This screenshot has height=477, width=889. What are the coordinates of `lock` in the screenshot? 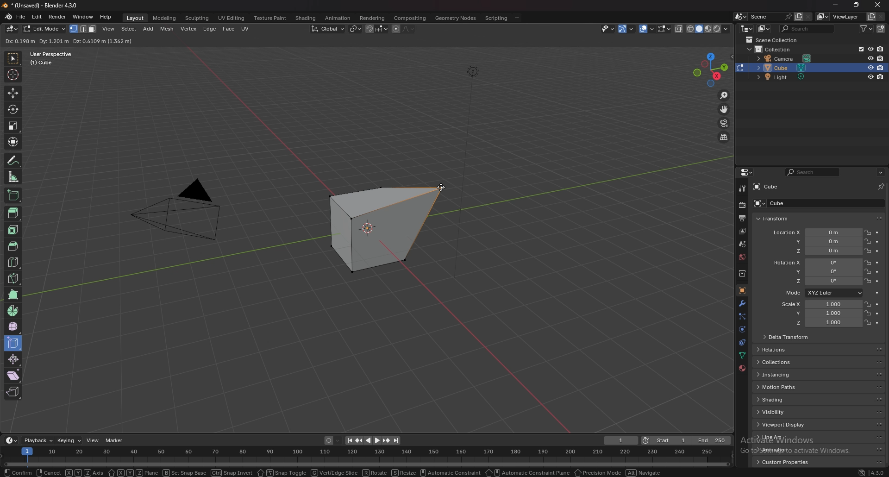 It's located at (868, 263).